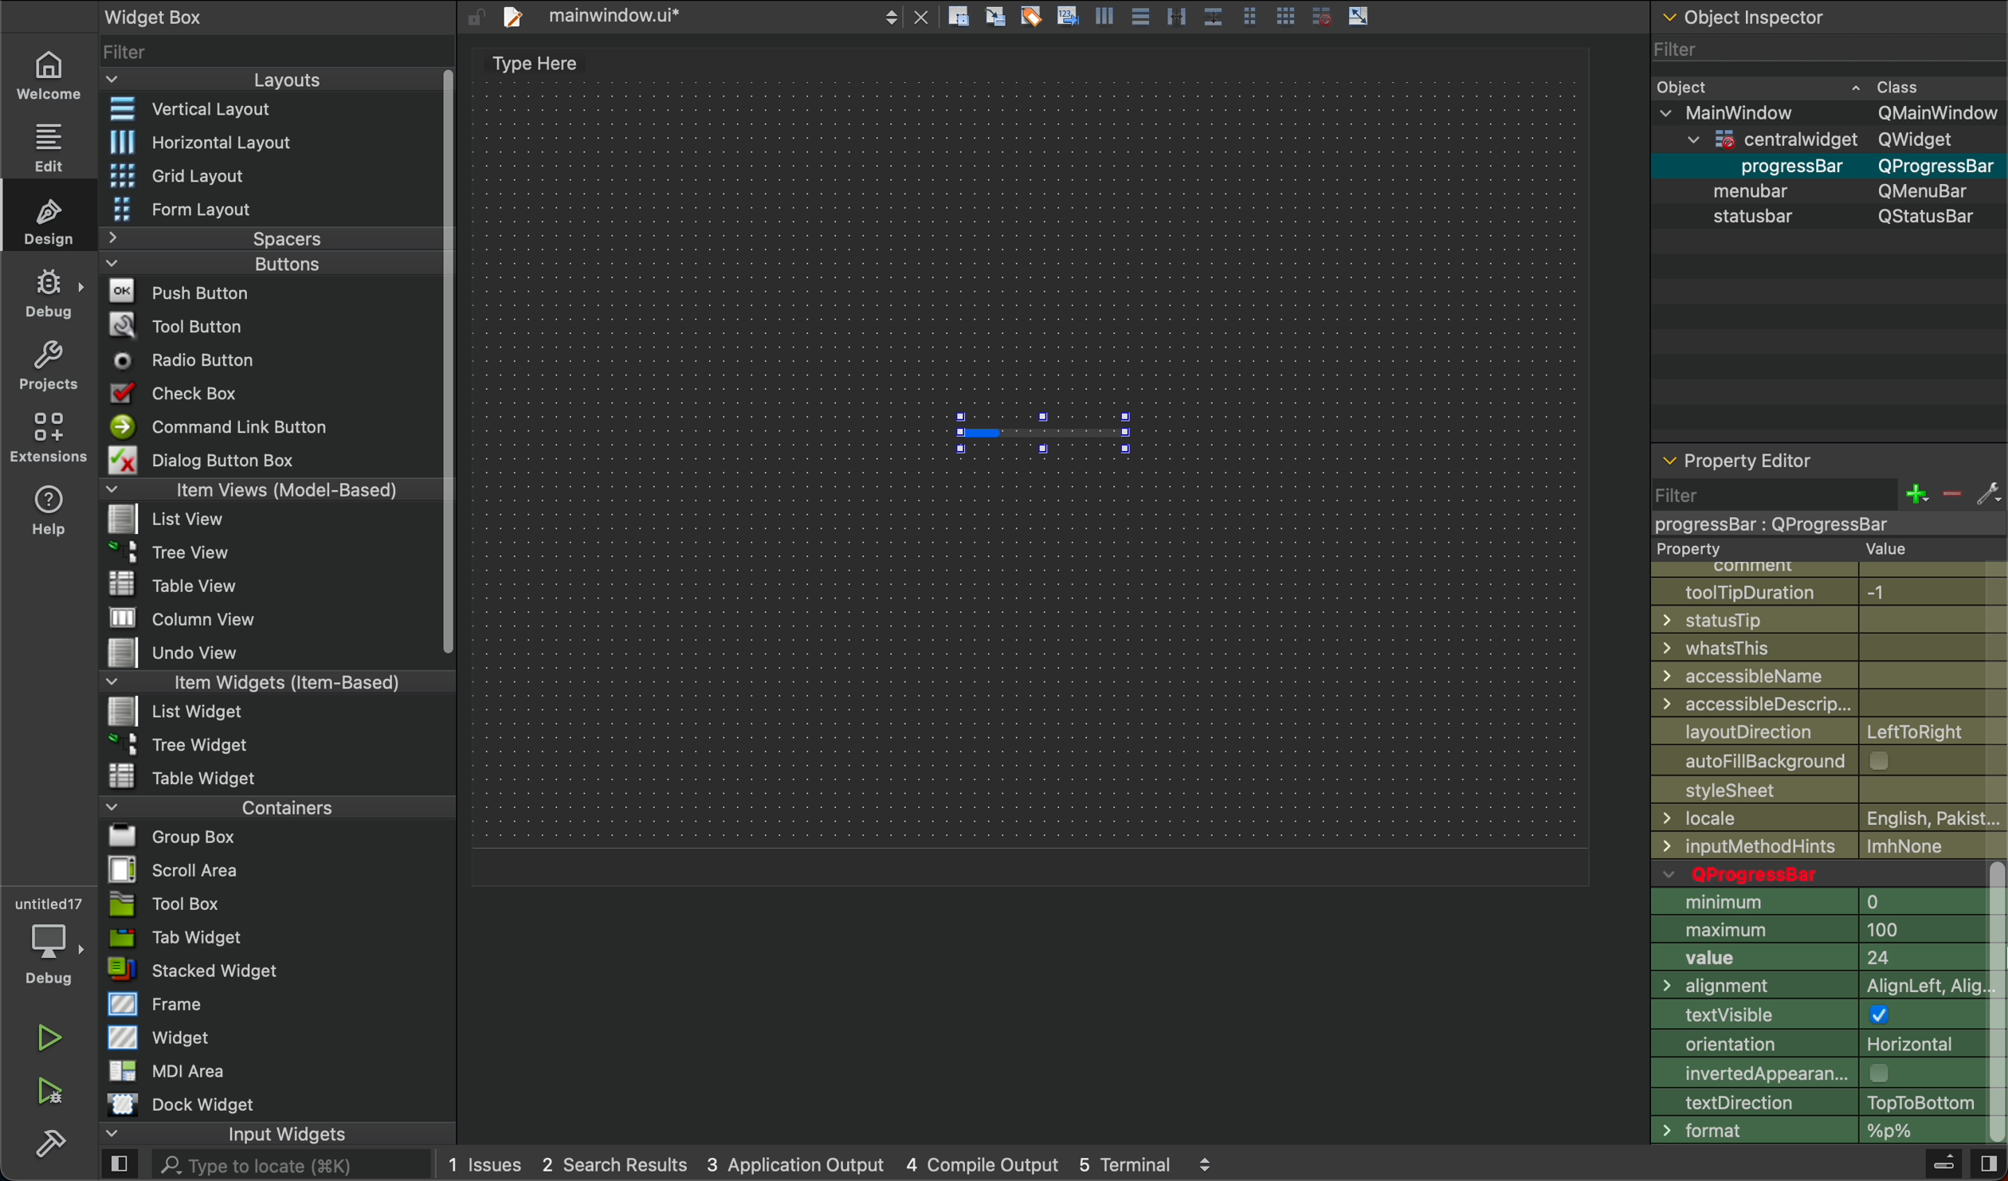 Image resolution: width=2008 pixels, height=1181 pixels. I want to click on Spacer, so click(249, 238).